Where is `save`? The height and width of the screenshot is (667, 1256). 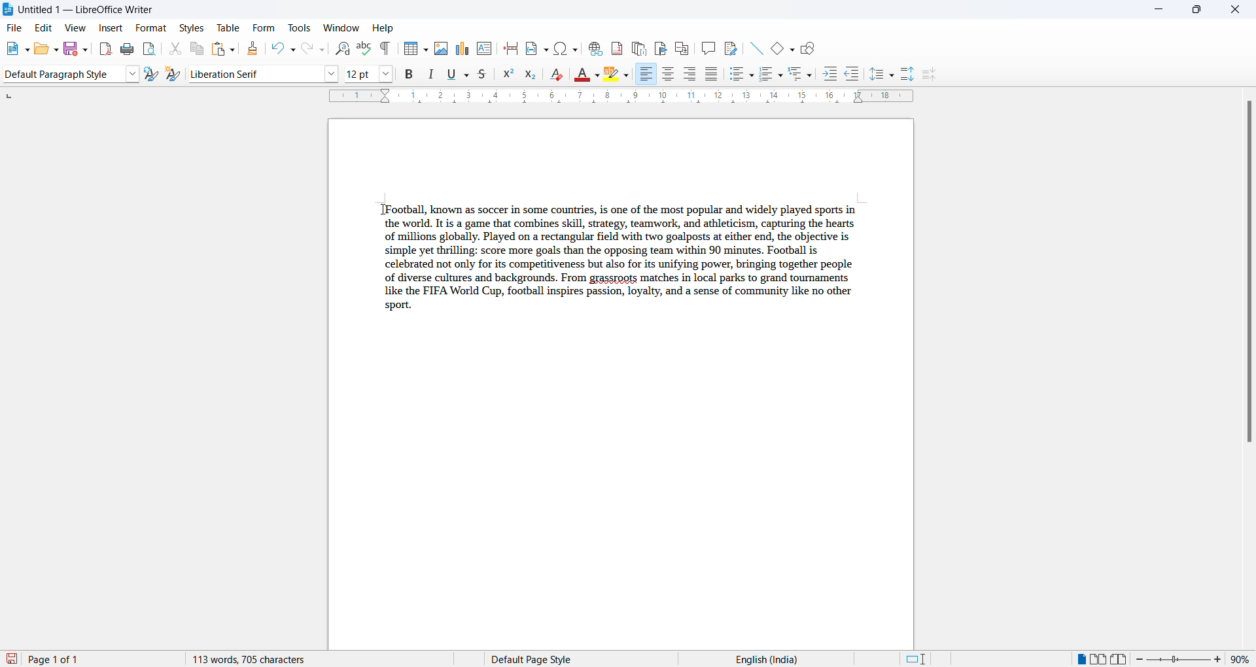
save is located at coordinates (12, 658).